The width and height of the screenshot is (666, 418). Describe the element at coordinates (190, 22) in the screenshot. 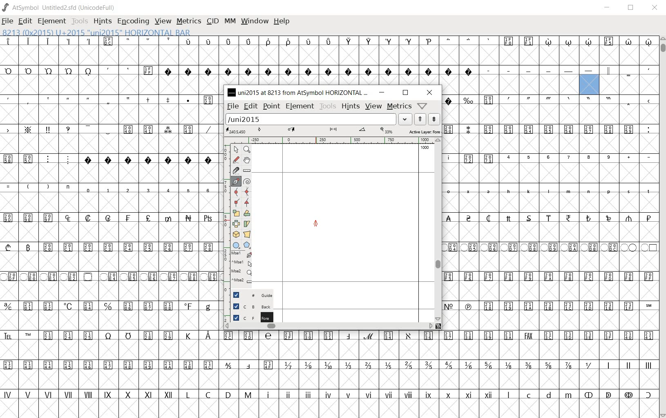

I see `METRICS` at that location.